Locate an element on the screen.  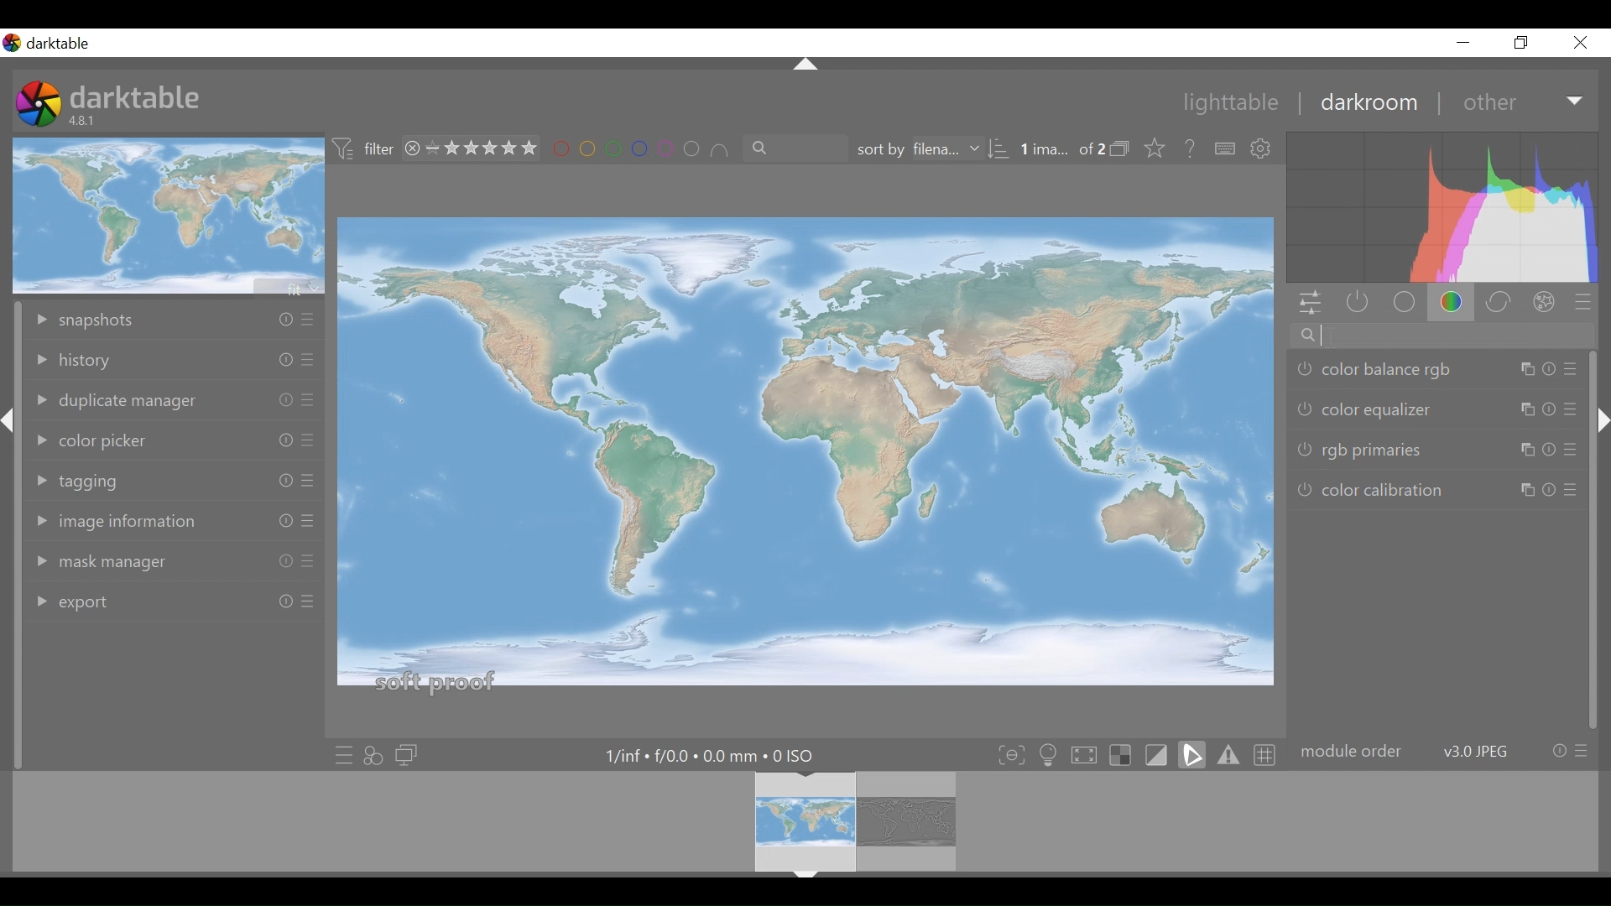
icon is located at coordinates (1120, 148).